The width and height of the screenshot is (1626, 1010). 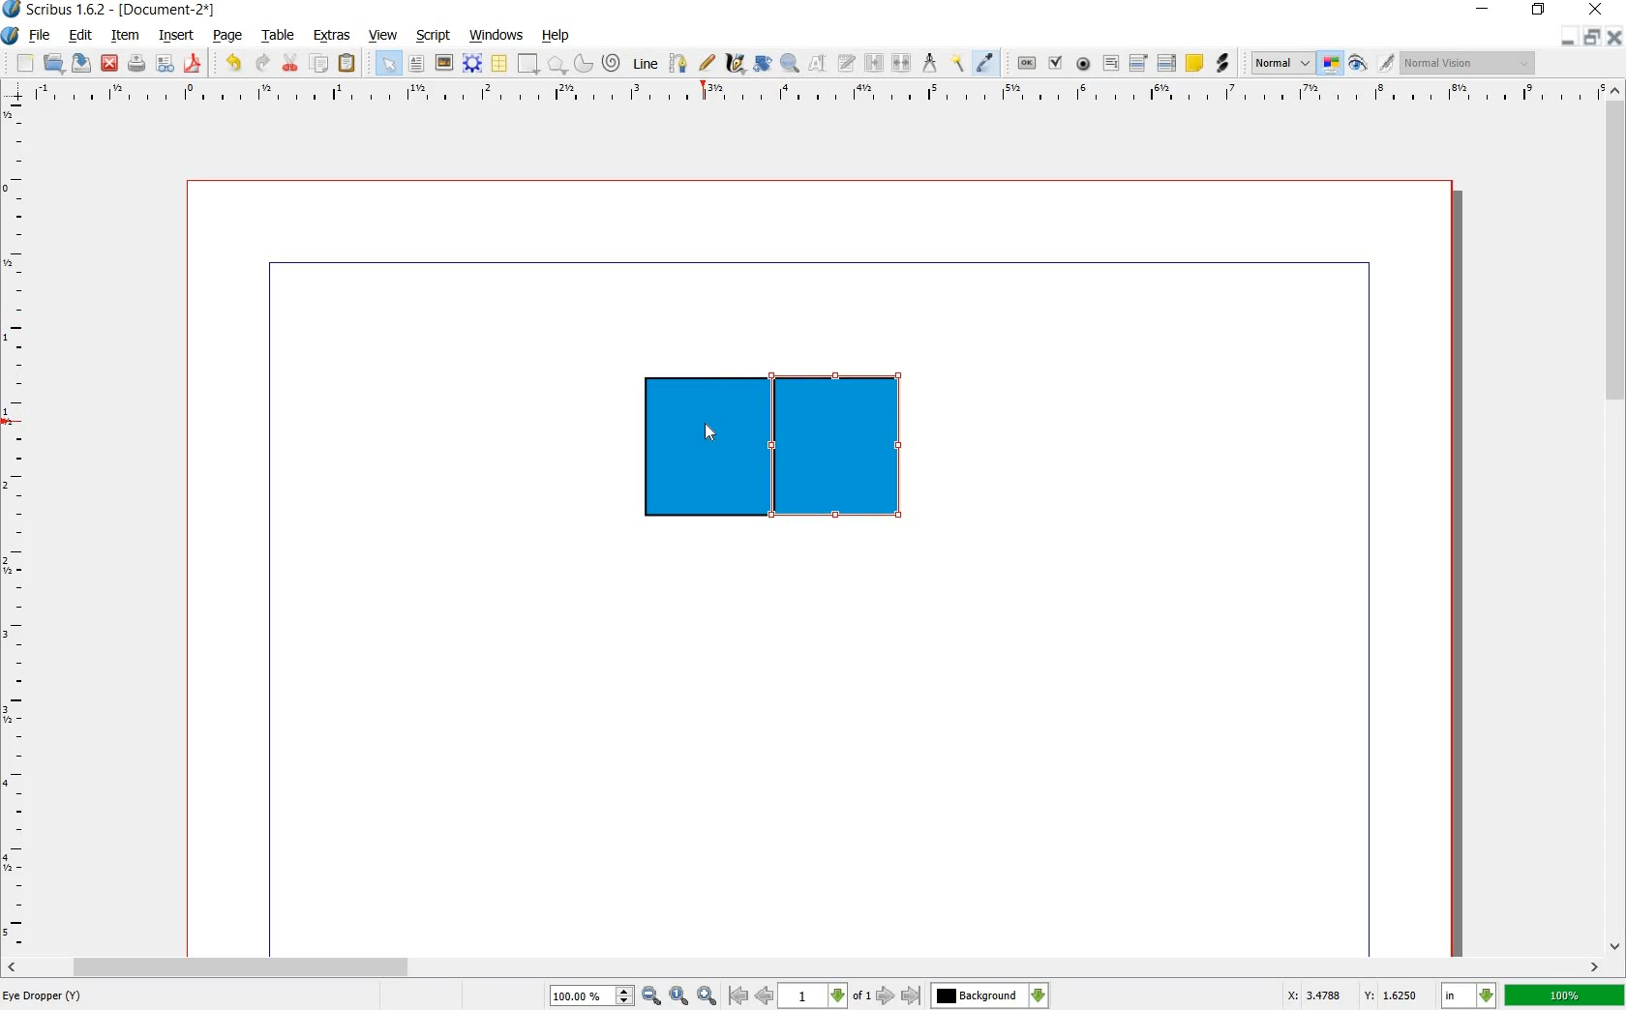 I want to click on unlink text frames, so click(x=903, y=61).